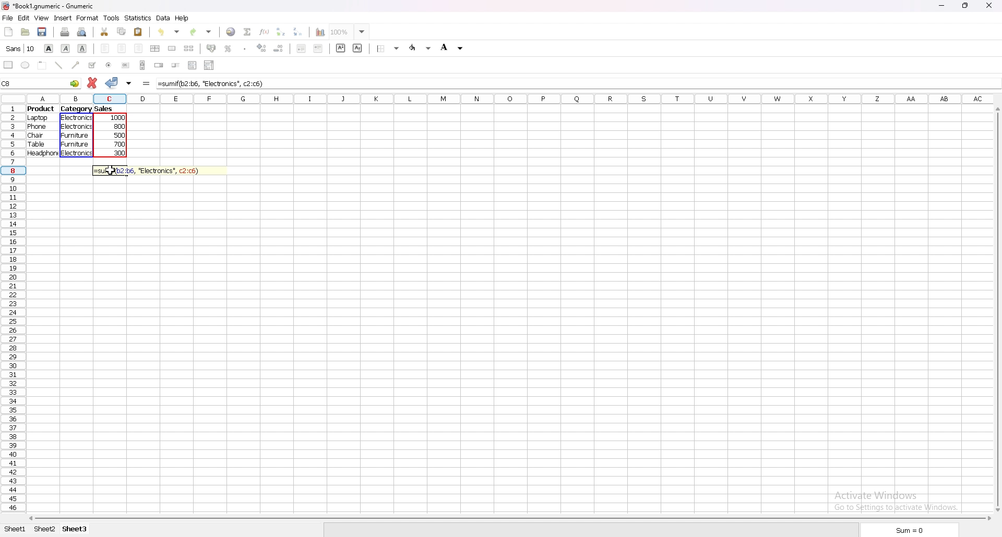  I want to click on bold, so click(50, 48).